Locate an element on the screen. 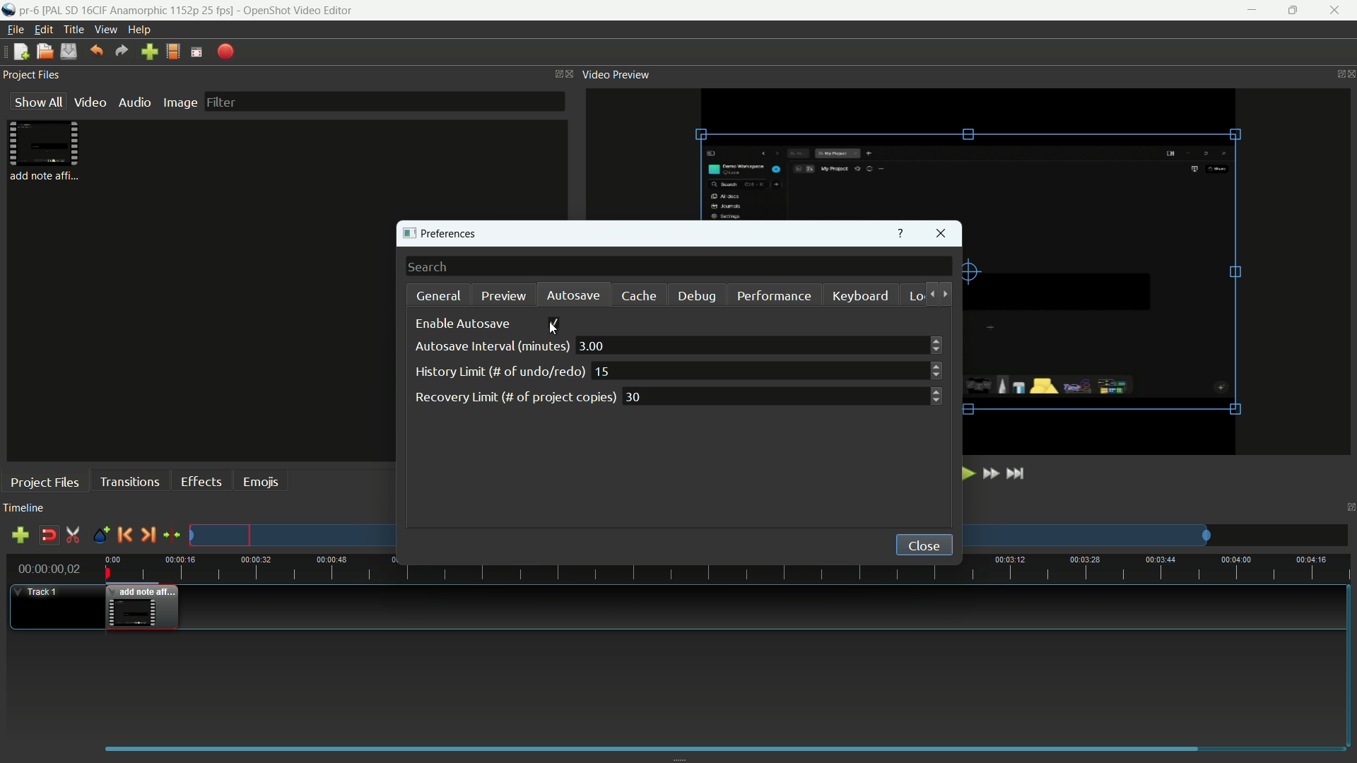 Image resolution: width=1357 pixels, height=763 pixels. preview is located at coordinates (502, 297).